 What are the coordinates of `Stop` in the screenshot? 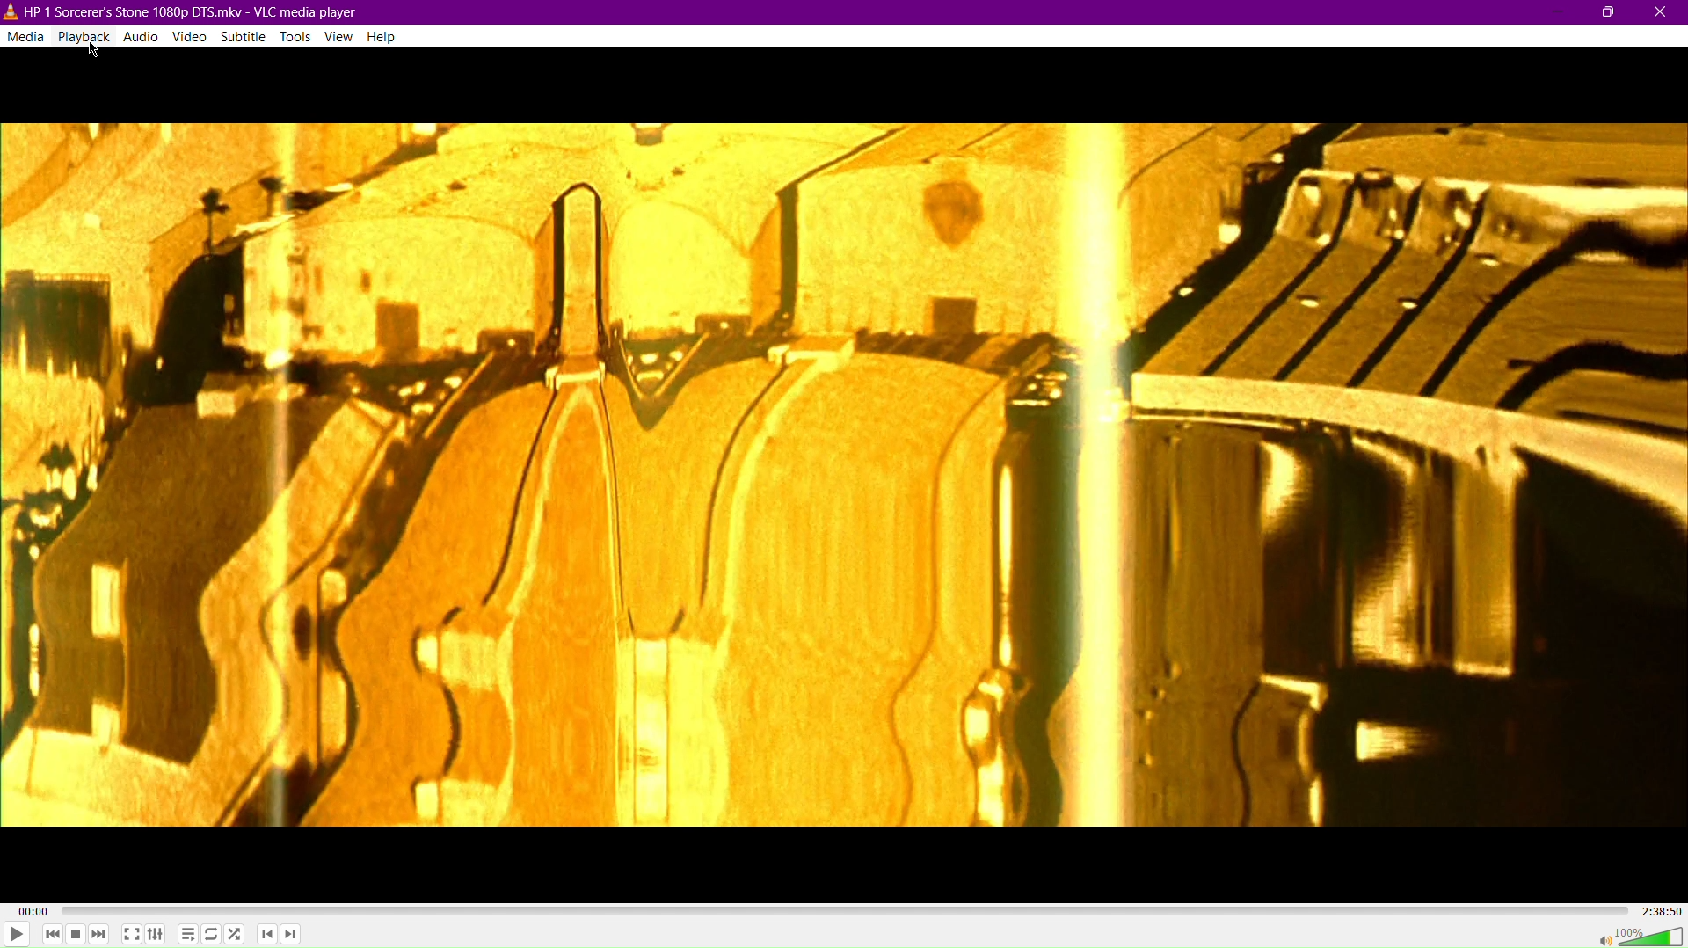 It's located at (76, 935).